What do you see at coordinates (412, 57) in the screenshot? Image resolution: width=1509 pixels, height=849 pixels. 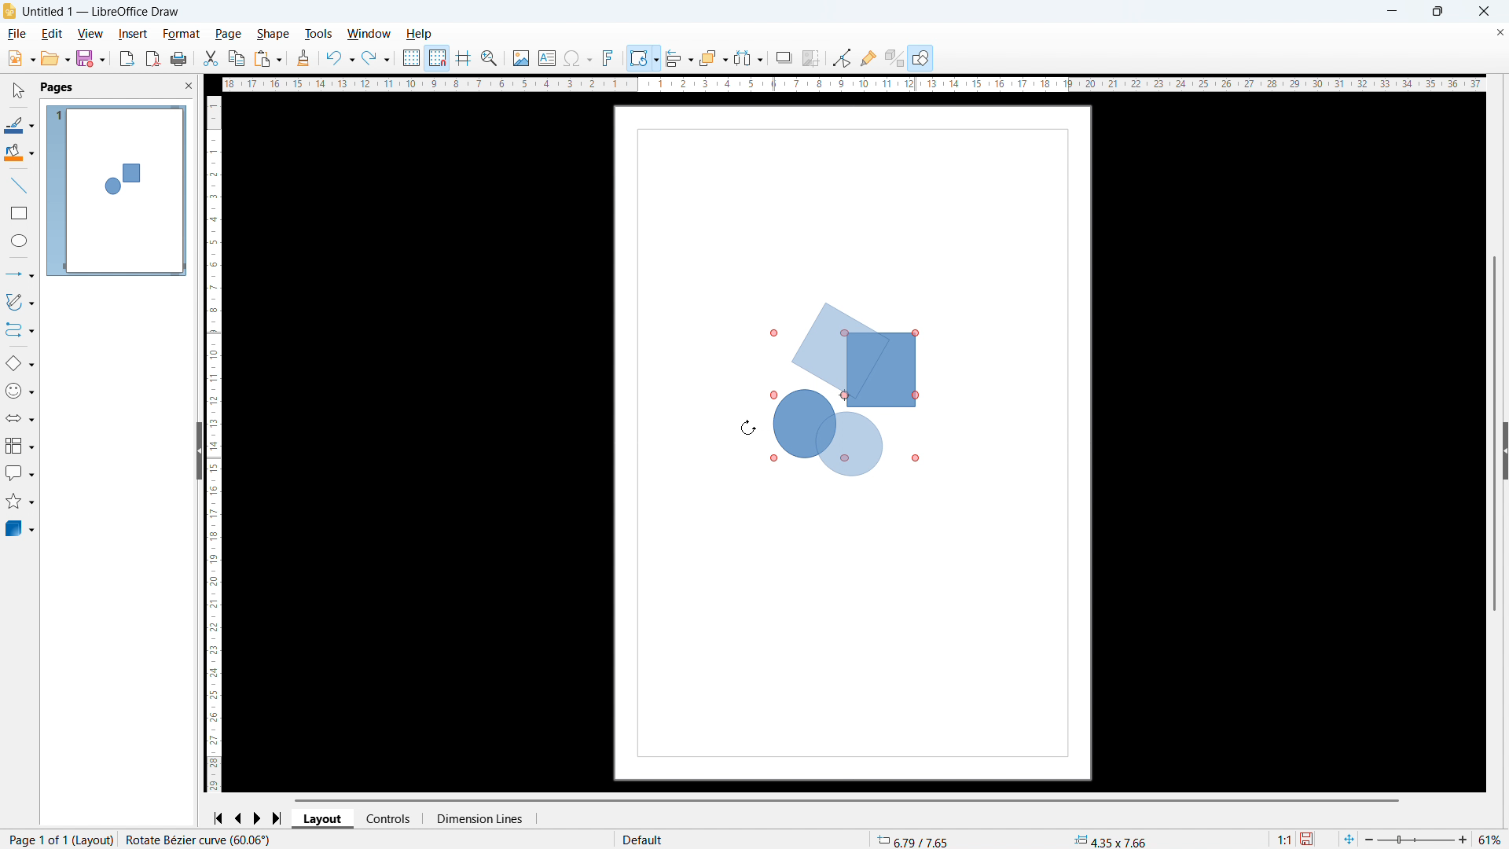 I see `Show grid` at bounding box center [412, 57].